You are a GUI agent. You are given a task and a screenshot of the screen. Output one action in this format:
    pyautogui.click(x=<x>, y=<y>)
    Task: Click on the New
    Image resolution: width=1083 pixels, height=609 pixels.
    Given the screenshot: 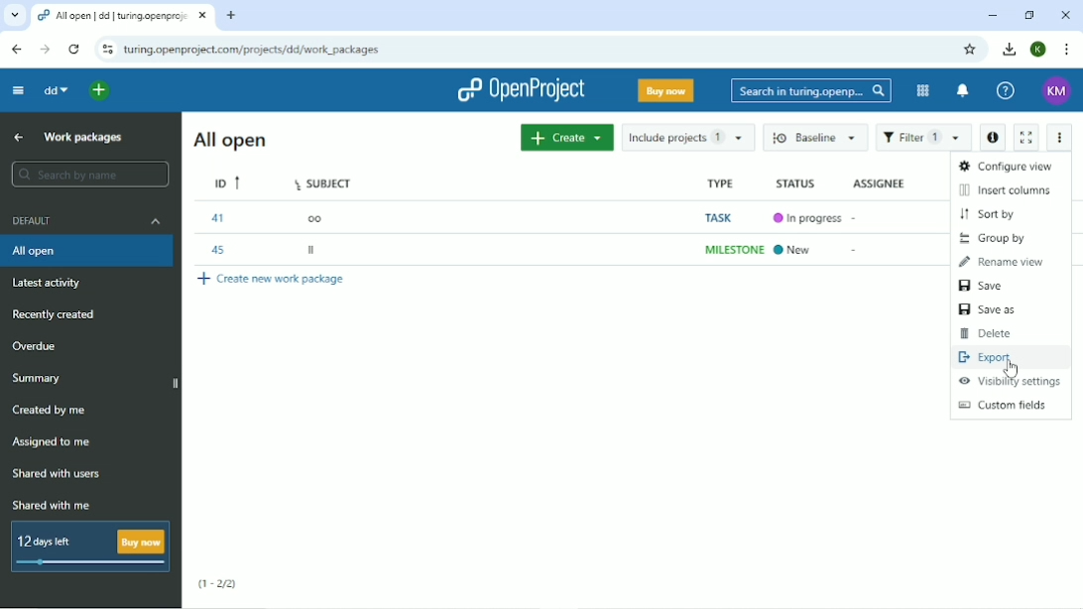 What is the action you would take?
    pyautogui.click(x=796, y=250)
    